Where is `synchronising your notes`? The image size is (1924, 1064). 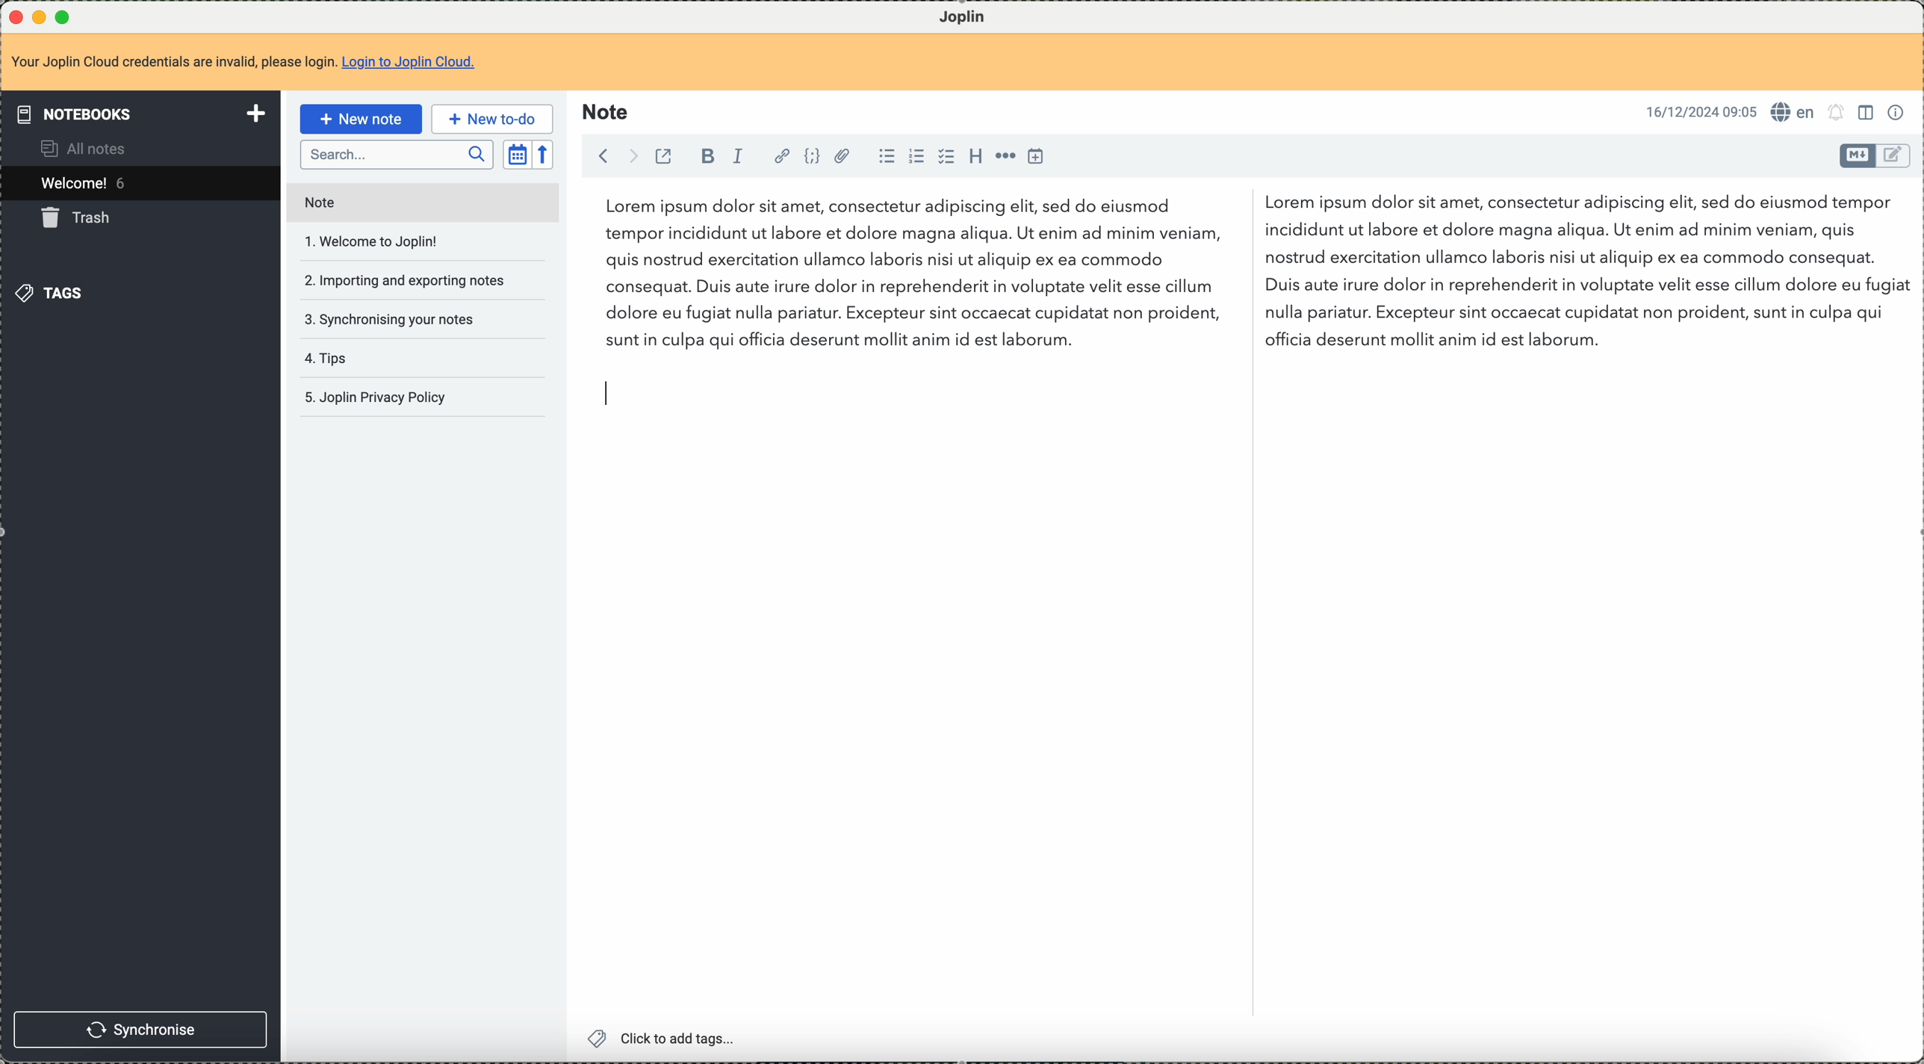 synchronising your notes is located at coordinates (391, 321).